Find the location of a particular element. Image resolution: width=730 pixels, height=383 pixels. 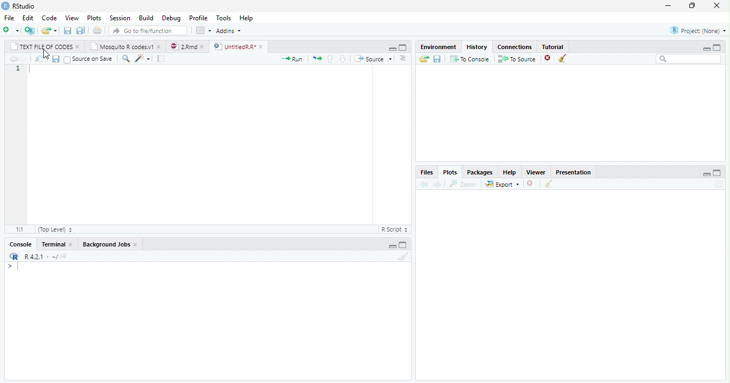

minimize is located at coordinates (707, 47).